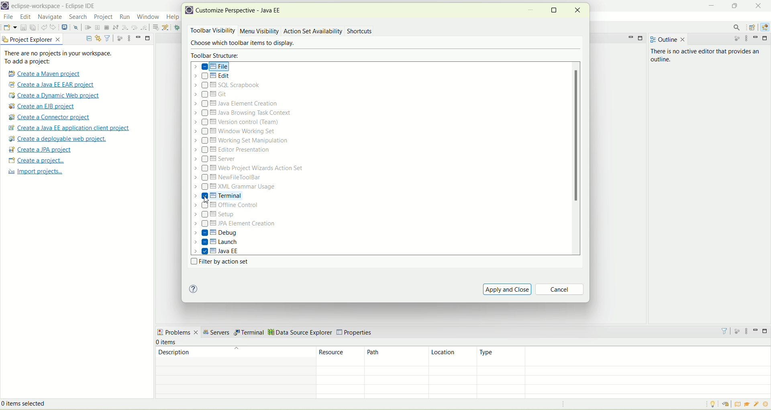 This screenshot has width=771, height=410. Describe the element at coordinates (10, 27) in the screenshot. I see `new` at that location.